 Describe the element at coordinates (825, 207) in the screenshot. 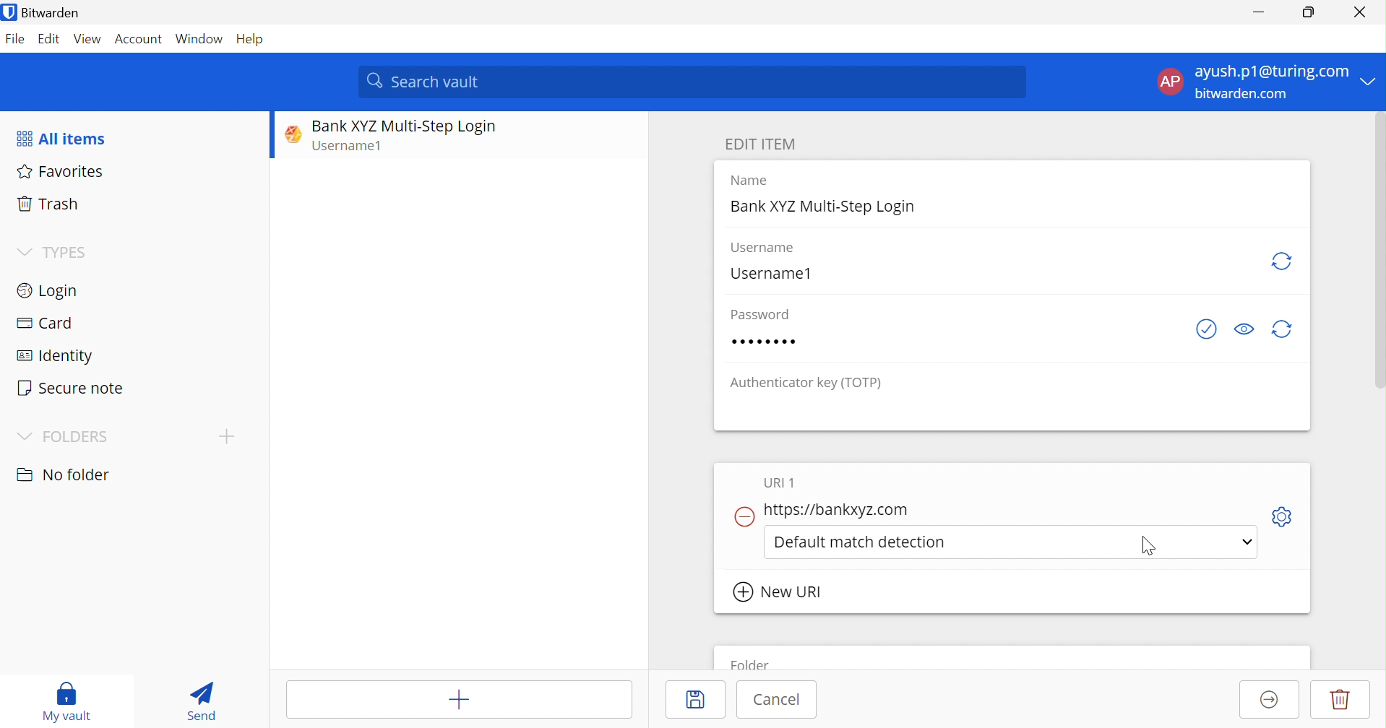

I see `Bank XYZ Multi-Step Login` at that location.